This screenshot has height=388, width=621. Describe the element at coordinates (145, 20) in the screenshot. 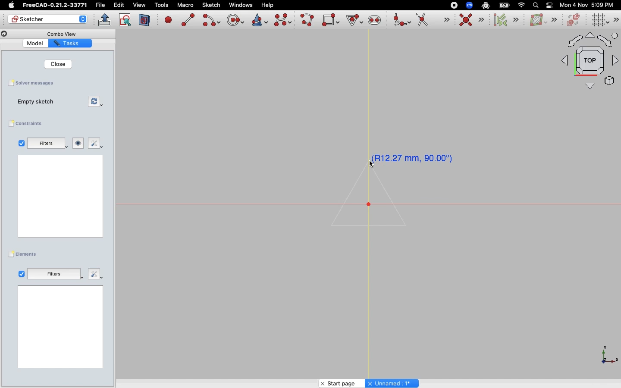

I see `View section` at that location.